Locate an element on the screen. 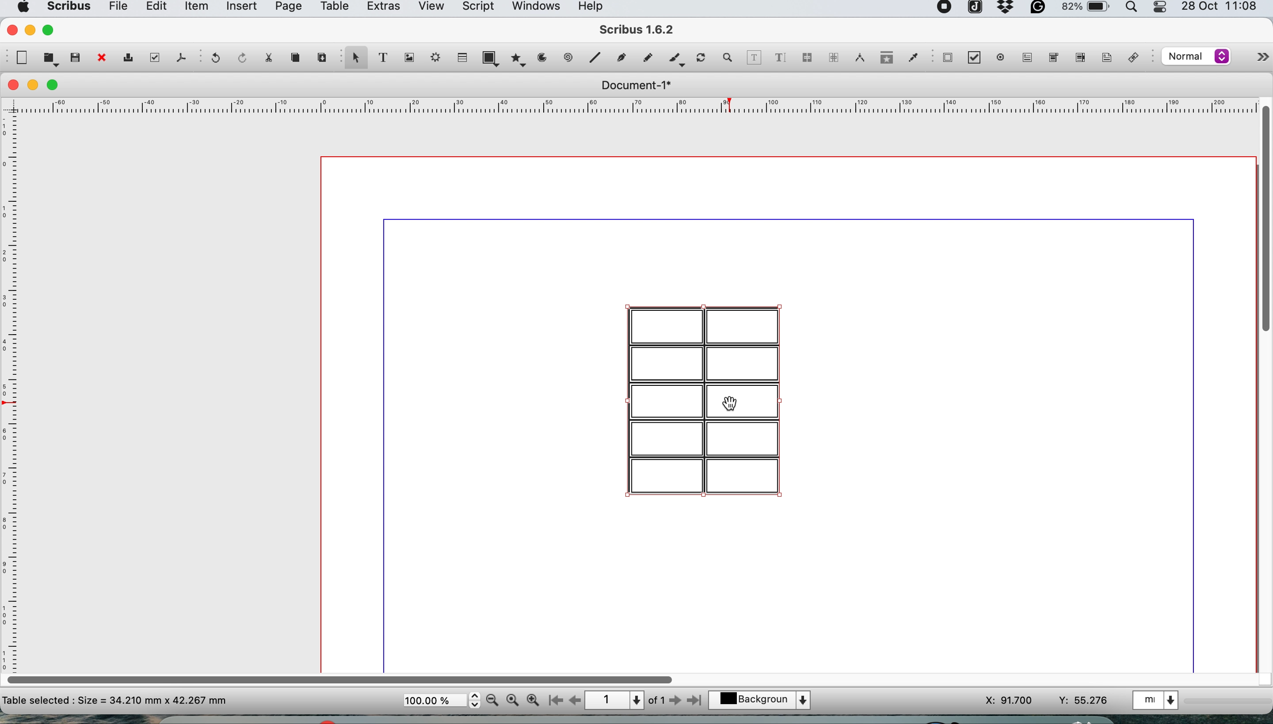 The width and height of the screenshot is (1273, 724). more options is located at coordinates (1252, 59).